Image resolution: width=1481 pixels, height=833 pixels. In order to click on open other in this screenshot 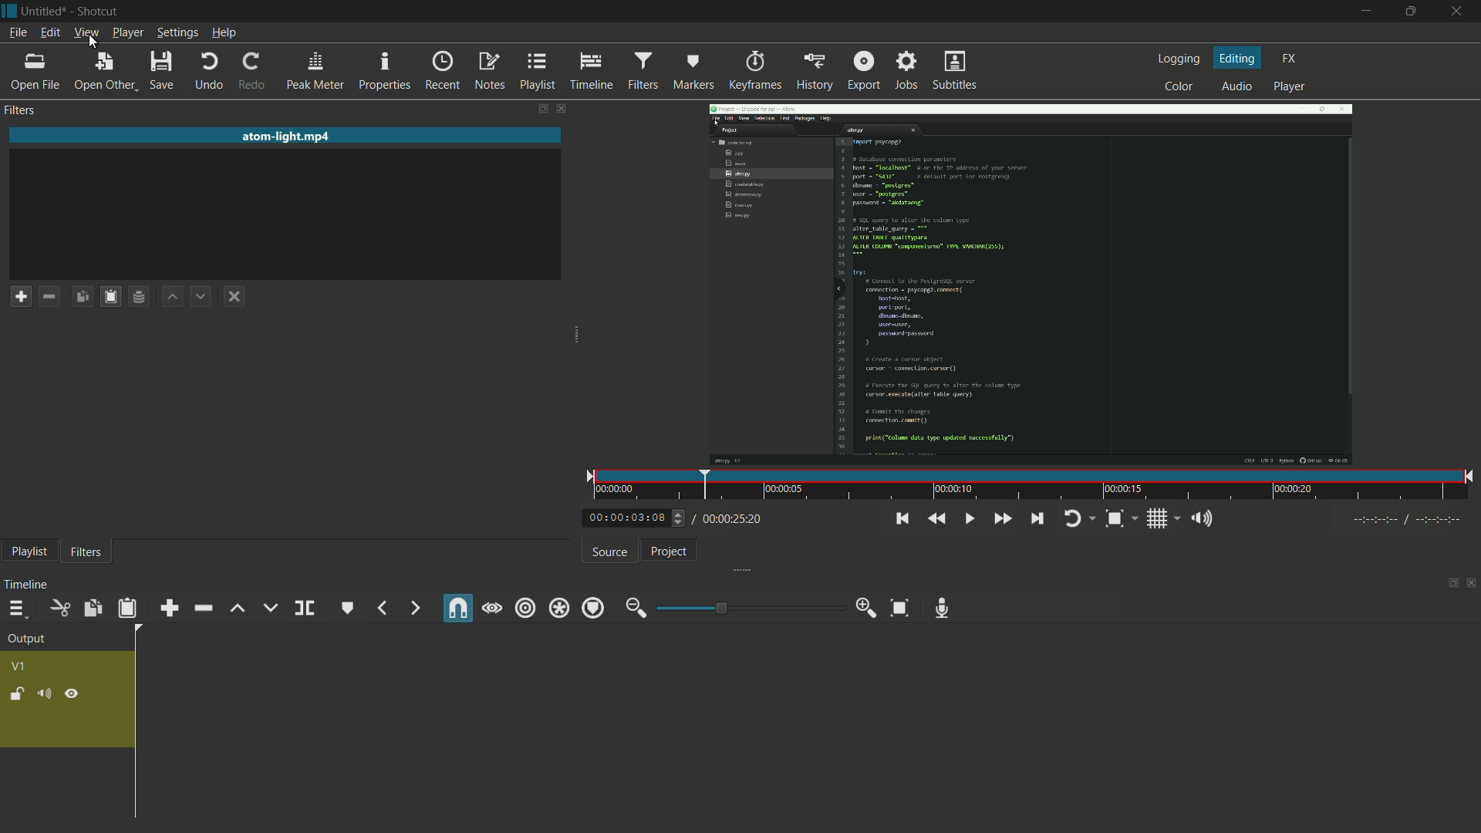, I will do `click(101, 72)`.